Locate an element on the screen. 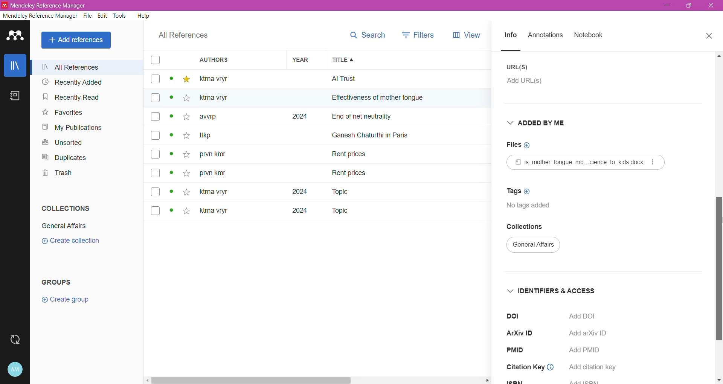 This screenshot has width=723, height=384. create collection is located at coordinates (76, 243).